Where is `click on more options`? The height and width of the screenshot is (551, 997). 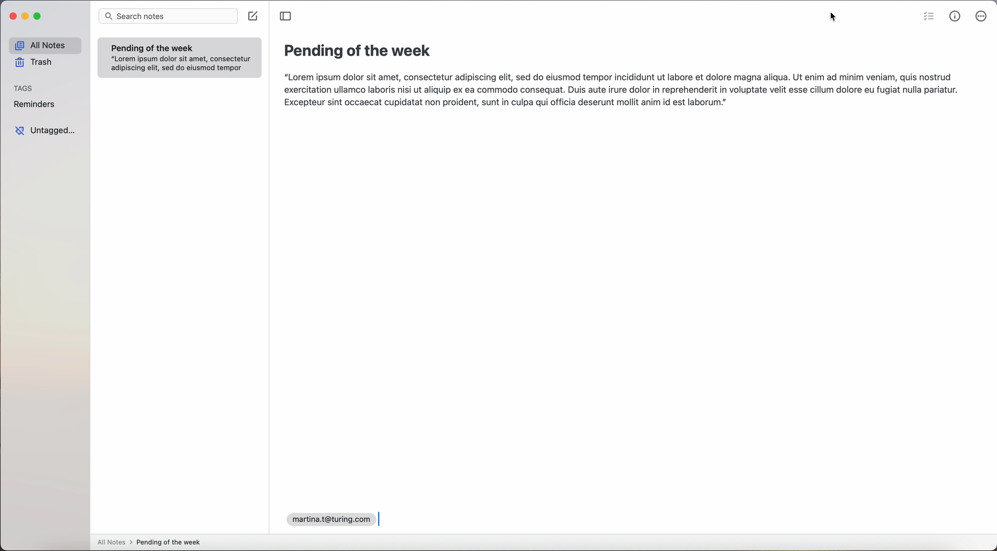
click on more options is located at coordinates (982, 17).